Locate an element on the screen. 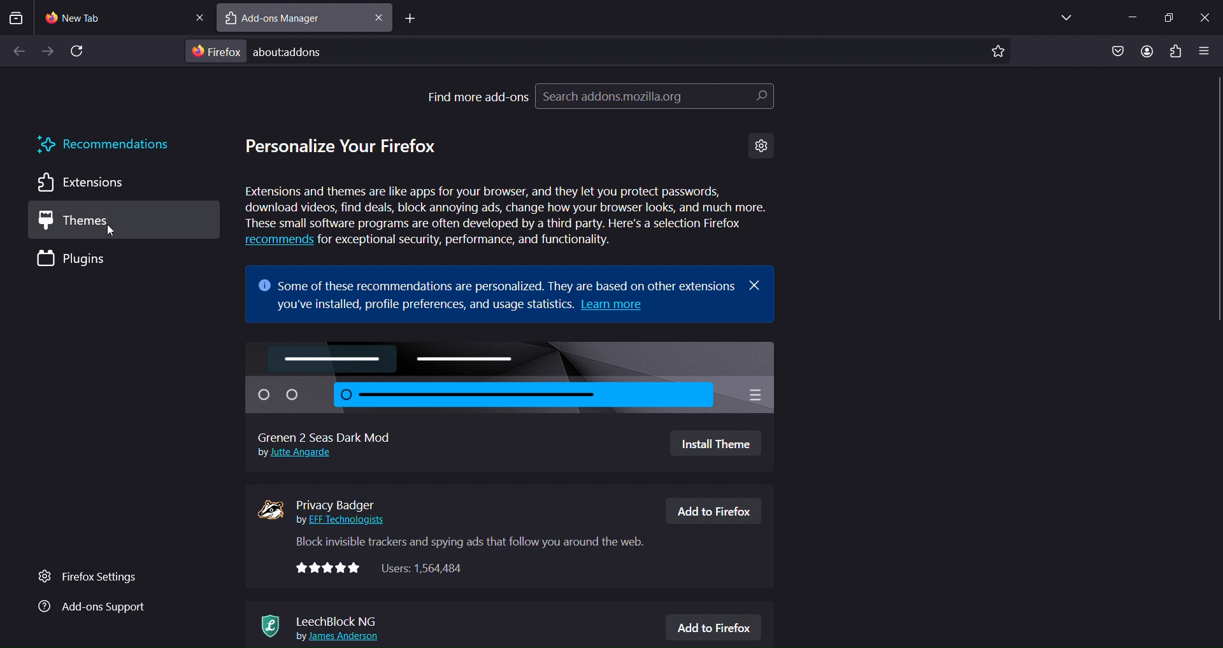 The height and width of the screenshot is (648, 1223). grenen 2 seas dark mod is located at coordinates (511, 377).